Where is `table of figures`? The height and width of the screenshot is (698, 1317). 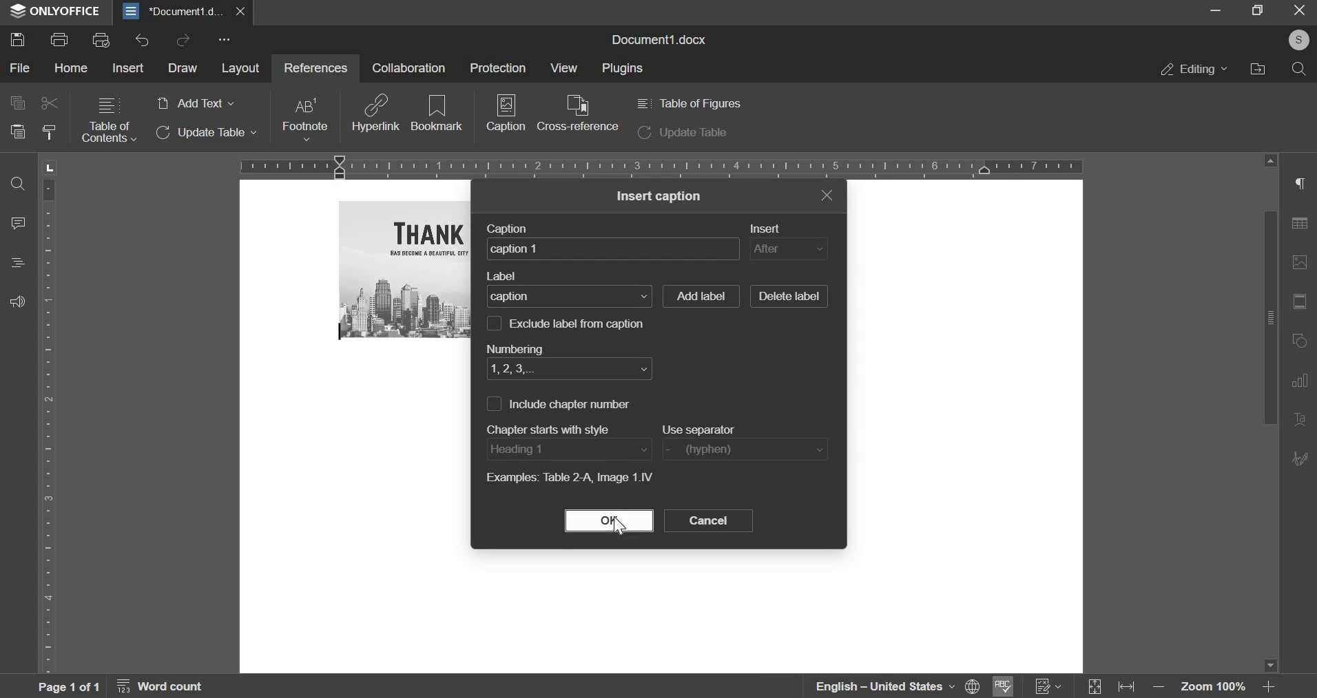
table of figures is located at coordinates (687, 103).